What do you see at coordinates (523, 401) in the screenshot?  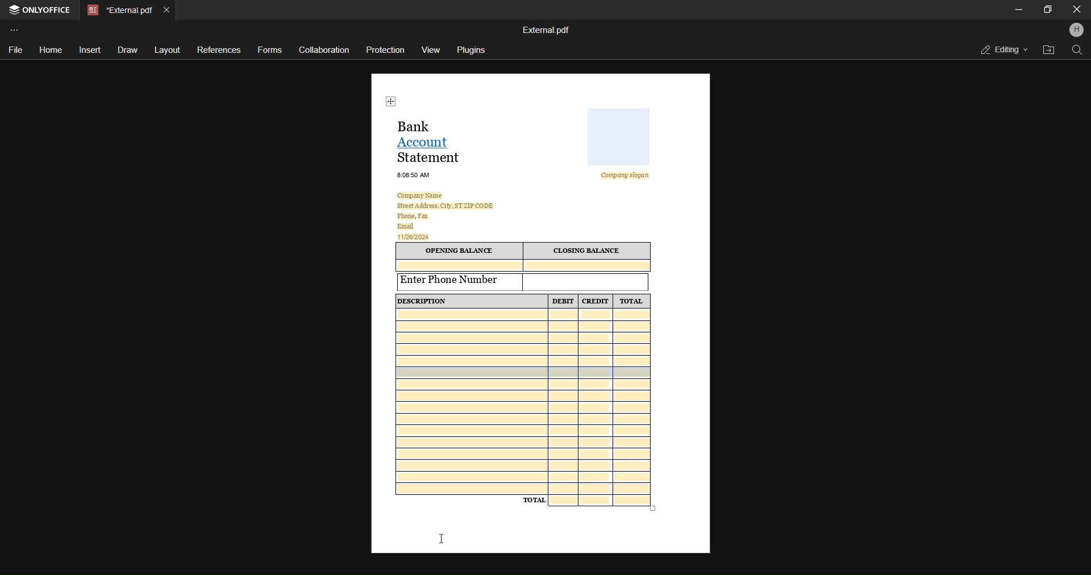 I see `Fields` at bounding box center [523, 401].